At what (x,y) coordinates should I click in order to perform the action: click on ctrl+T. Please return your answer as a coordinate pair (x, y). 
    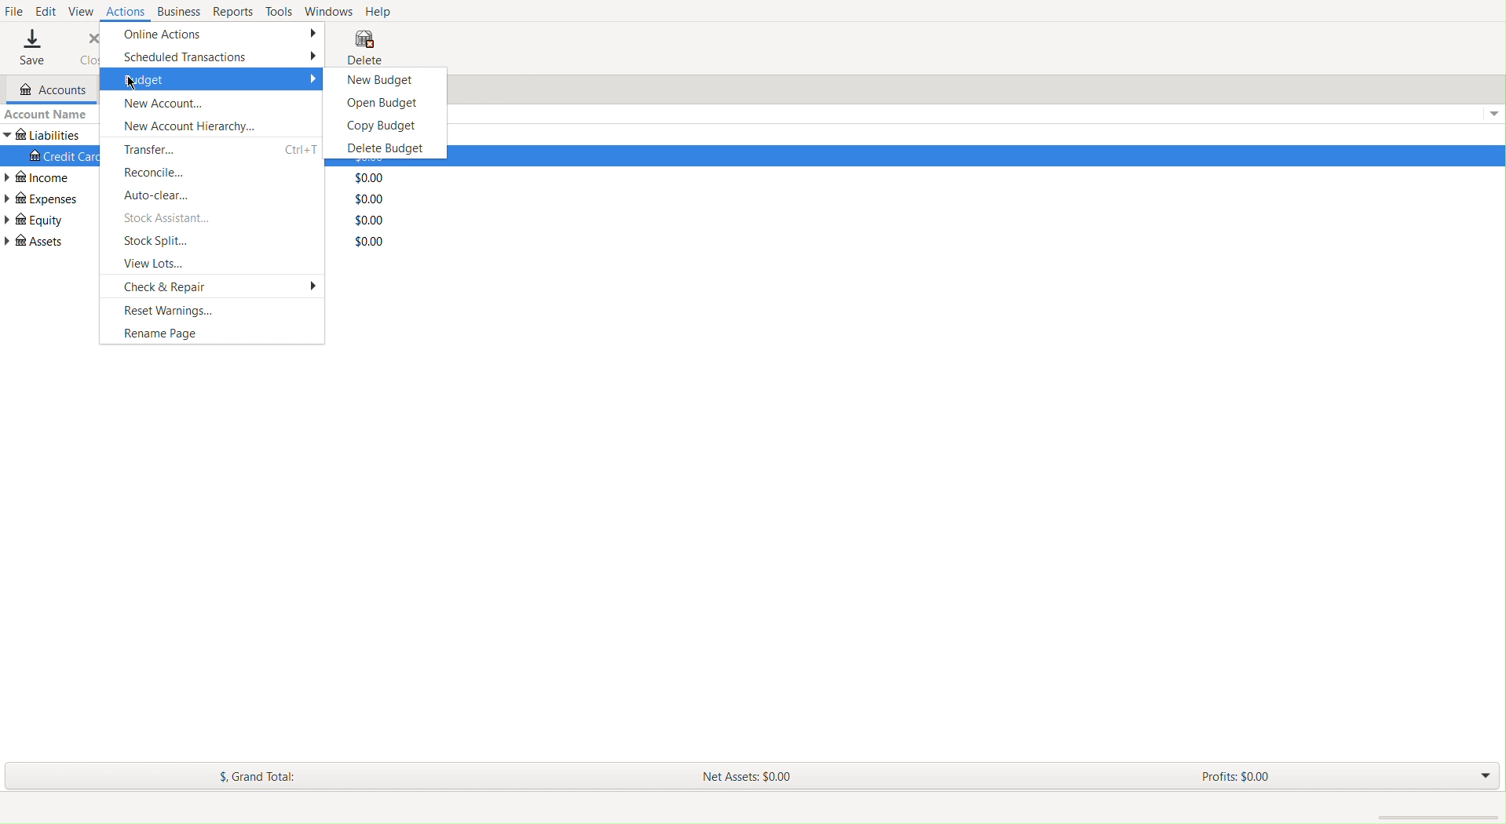
    Looking at the image, I should click on (298, 147).